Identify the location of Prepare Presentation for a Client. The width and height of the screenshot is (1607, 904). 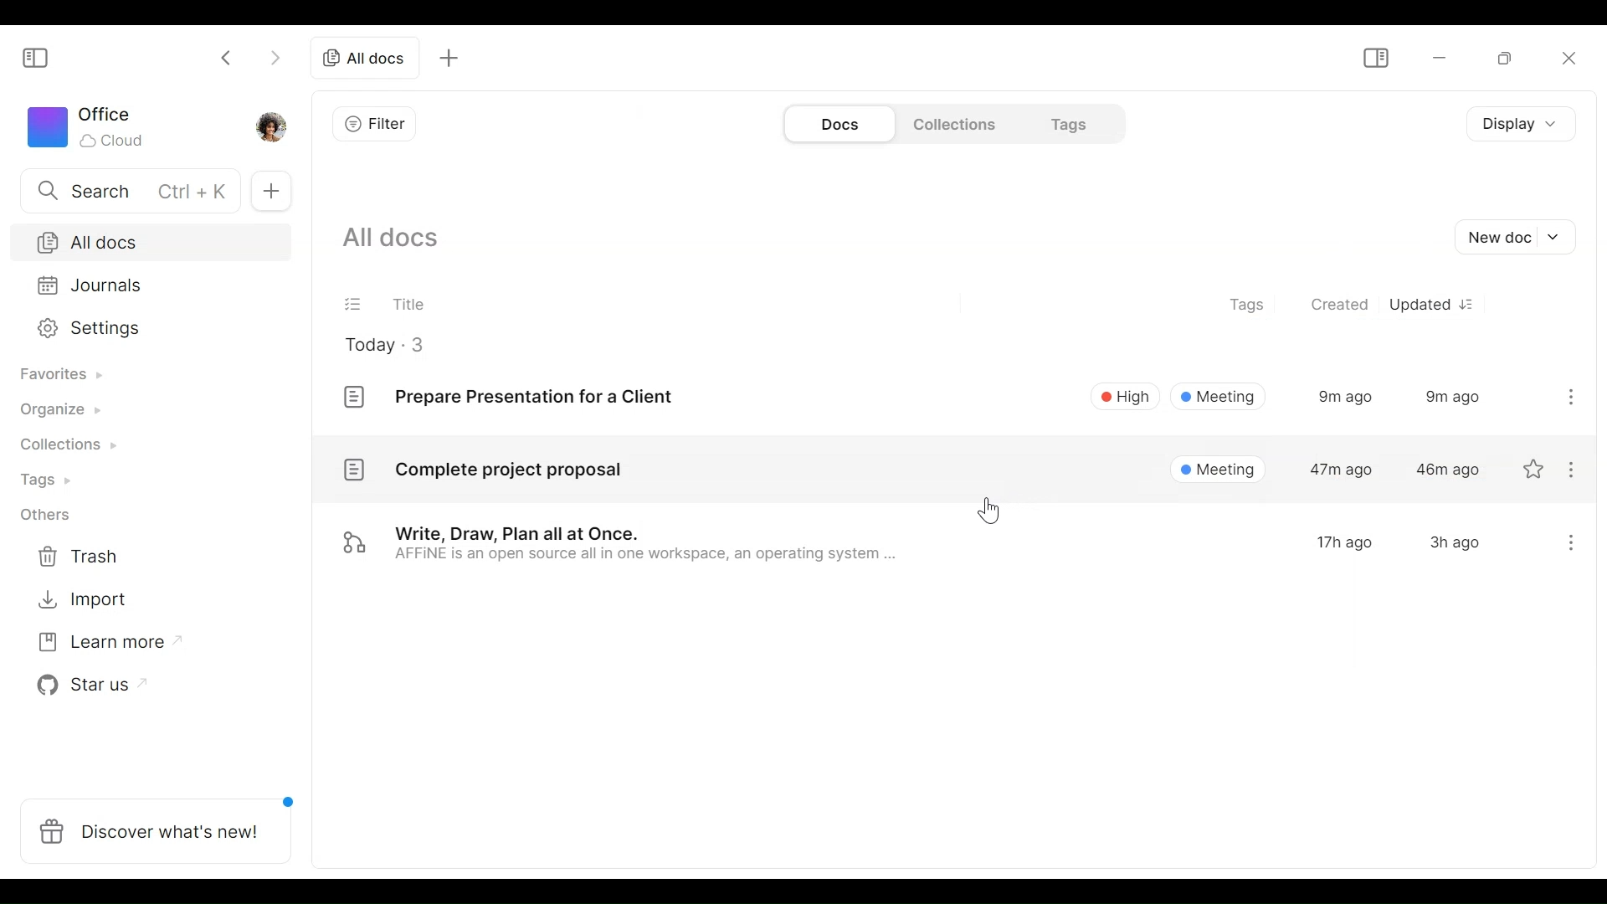
(511, 400).